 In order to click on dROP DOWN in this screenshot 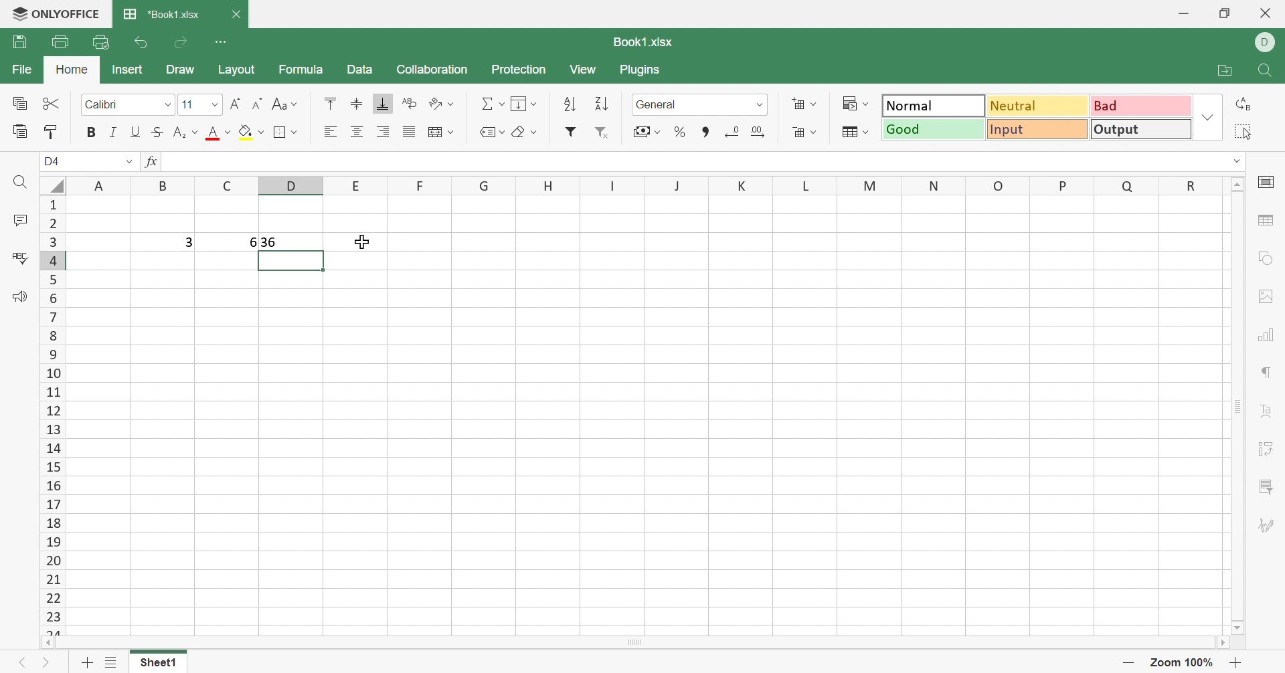, I will do `click(1239, 162)`.